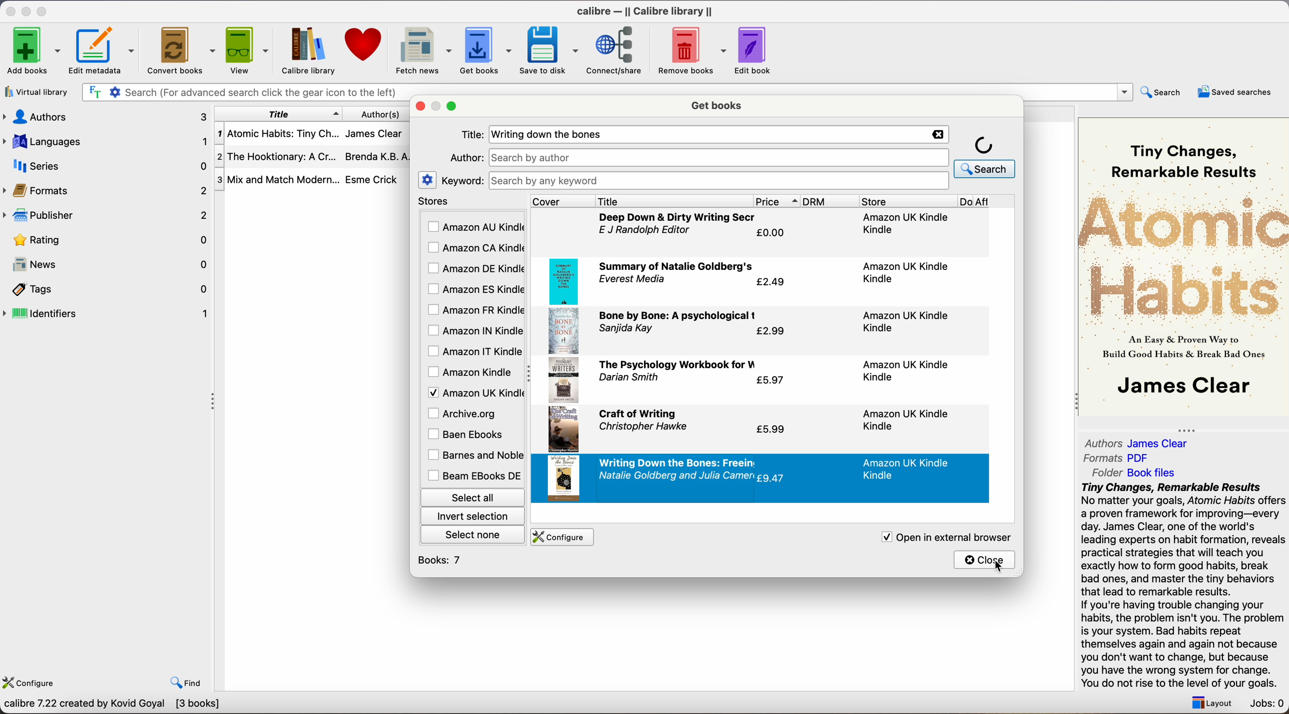  What do you see at coordinates (474, 309) in the screenshot?
I see `Amazon FR Kindle` at bounding box center [474, 309].